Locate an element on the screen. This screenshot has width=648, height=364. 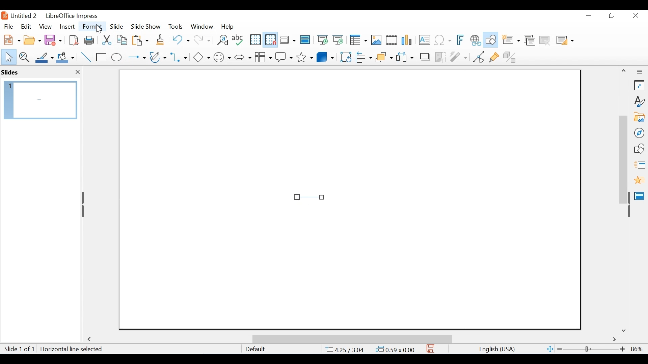
File is located at coordinates (8, 26).